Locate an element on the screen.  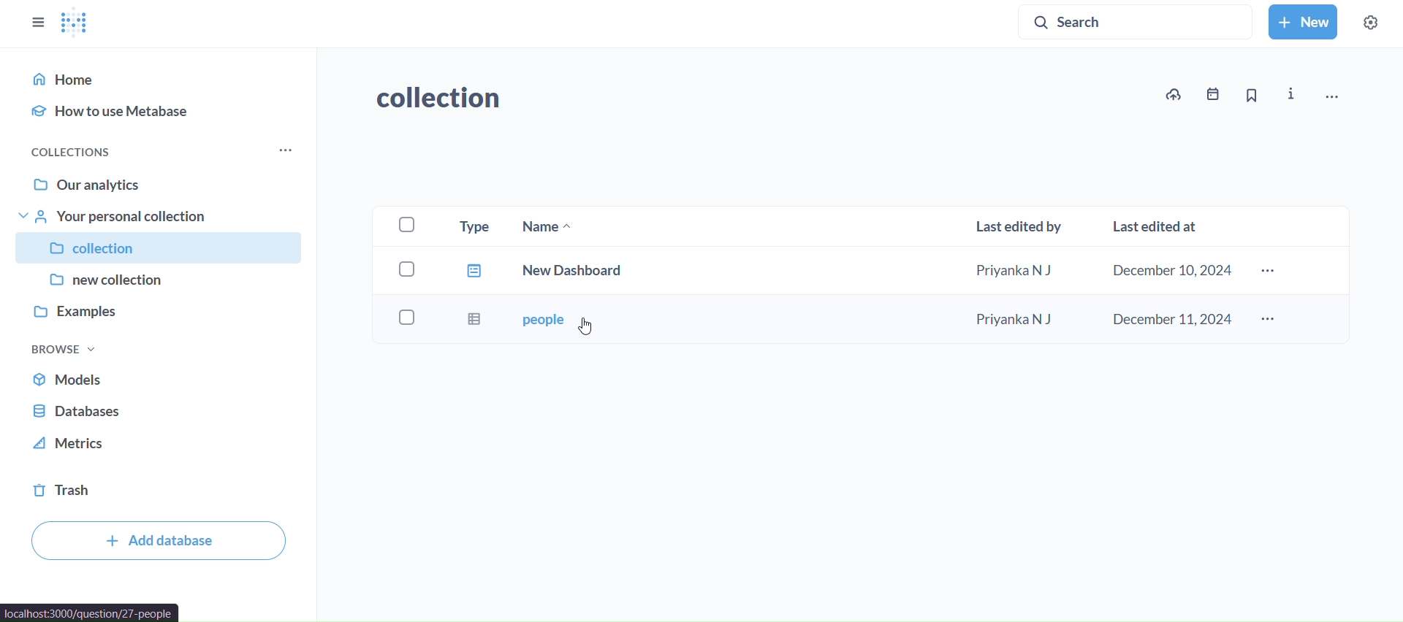
type is located at coordinates (471, 275).